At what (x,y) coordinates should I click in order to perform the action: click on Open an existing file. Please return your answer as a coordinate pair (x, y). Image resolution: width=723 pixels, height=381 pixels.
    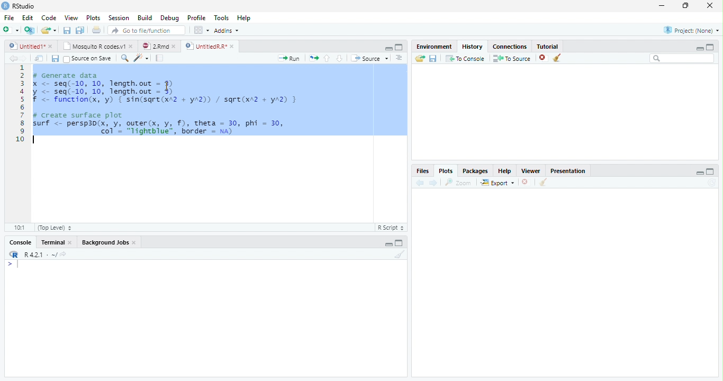
    Looking at the image, I should click on (44, 30).